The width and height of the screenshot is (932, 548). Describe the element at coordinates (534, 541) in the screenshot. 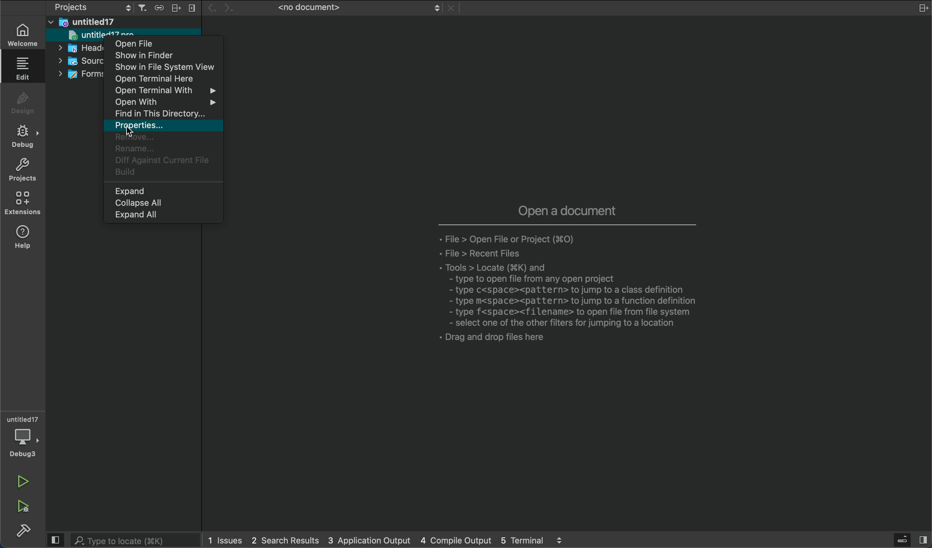

I see `5 terminal` at that location.